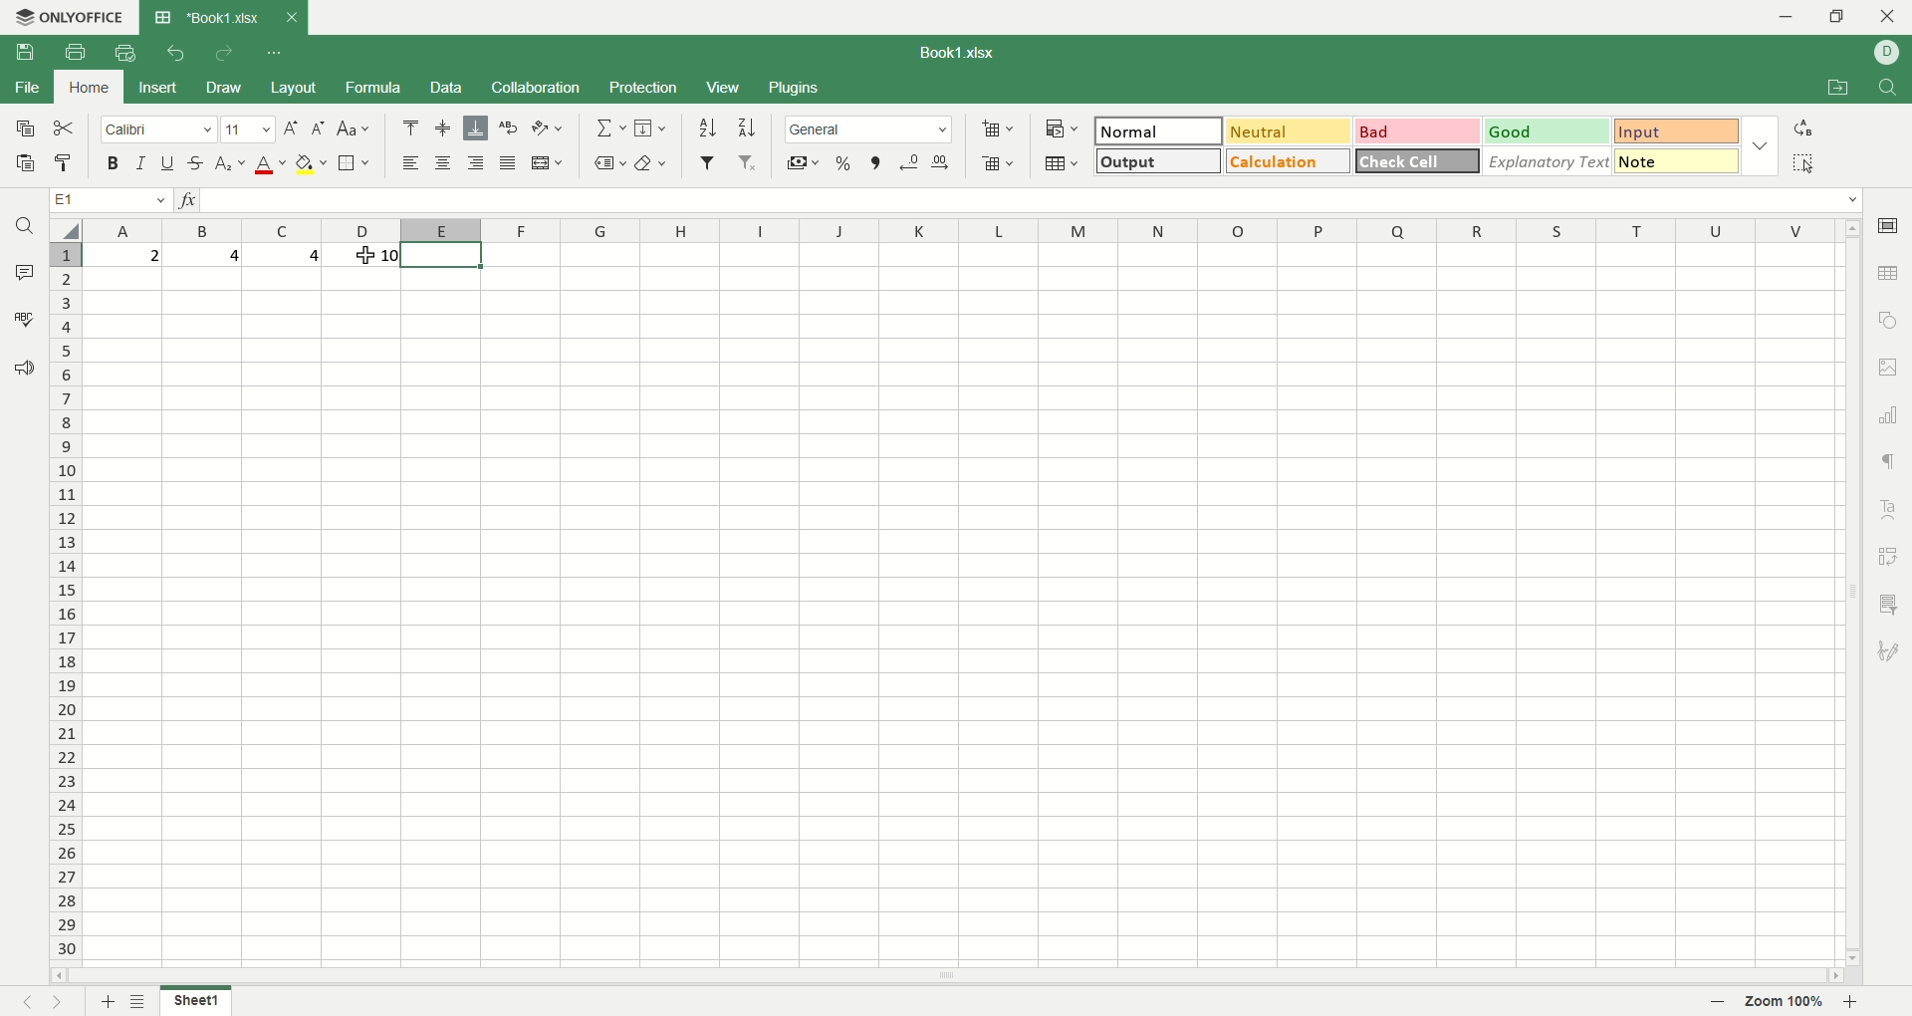  I want to click on print, so click(77, 52).